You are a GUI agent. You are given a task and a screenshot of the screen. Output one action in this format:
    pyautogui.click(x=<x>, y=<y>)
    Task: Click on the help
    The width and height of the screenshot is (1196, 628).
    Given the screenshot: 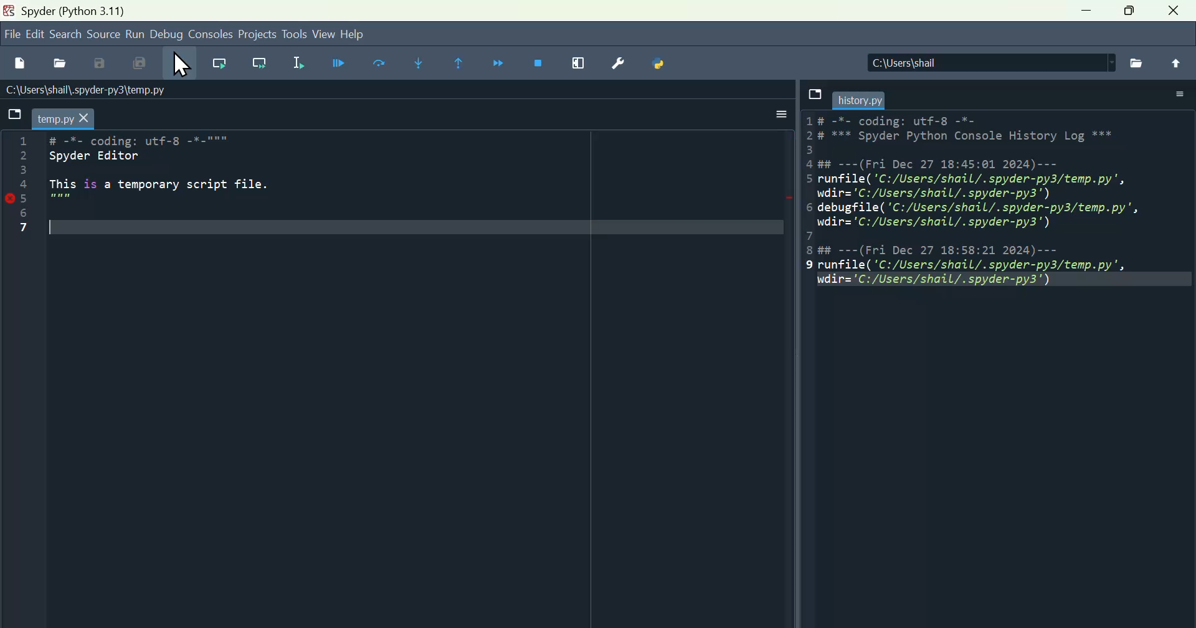 What is the action you would take?
    pyautogui.click(x=355, y=33)
    